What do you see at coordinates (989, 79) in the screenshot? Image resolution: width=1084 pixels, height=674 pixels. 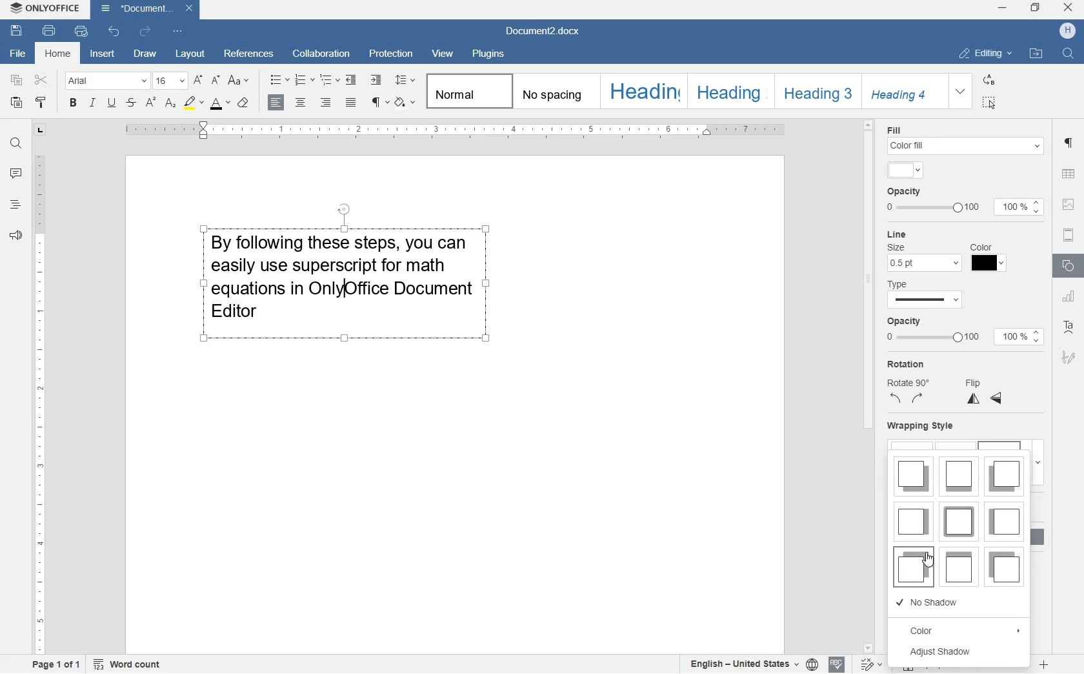 I see `REPLACE` at bounding box center [989, 79].